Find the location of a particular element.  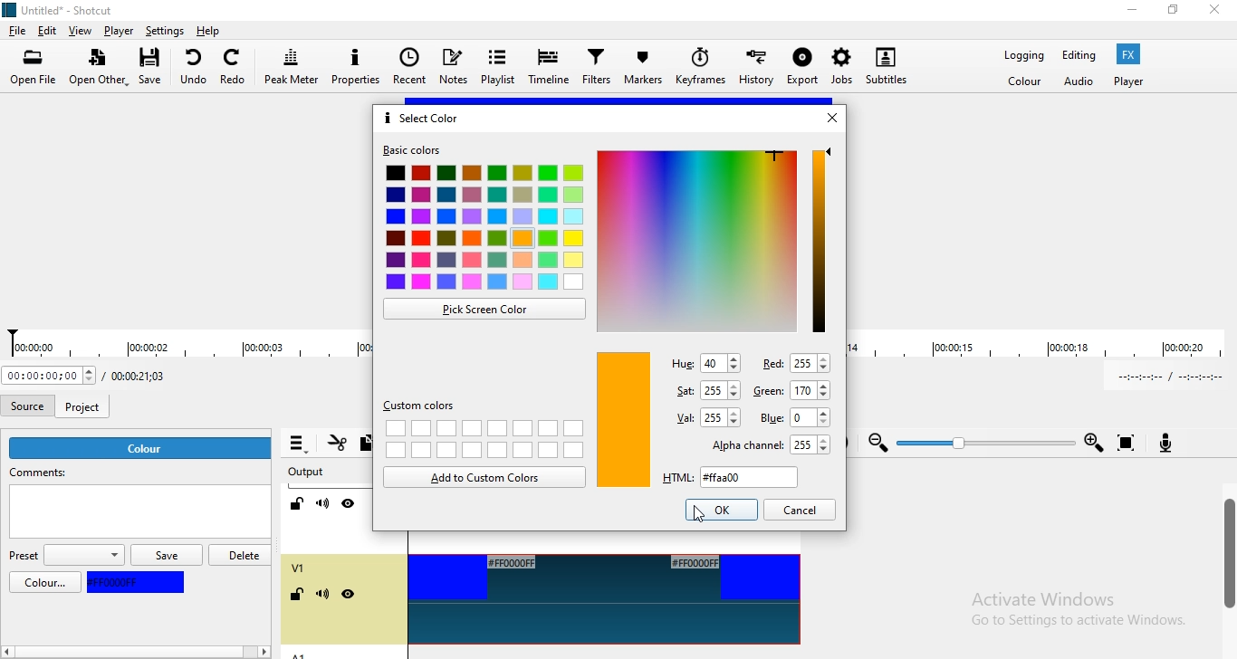

In point is located at coordinates (1165, 377).